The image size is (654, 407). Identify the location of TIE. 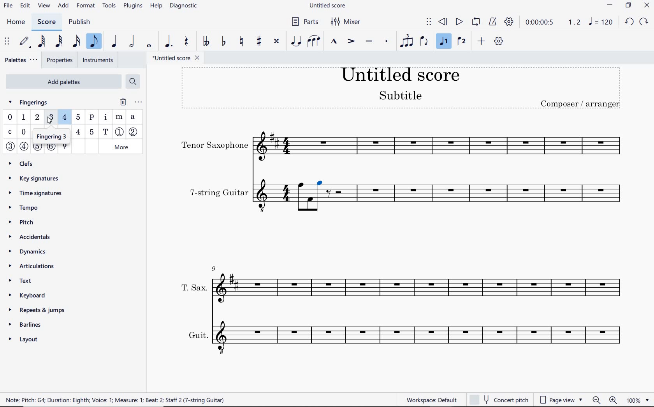
(295, 41).